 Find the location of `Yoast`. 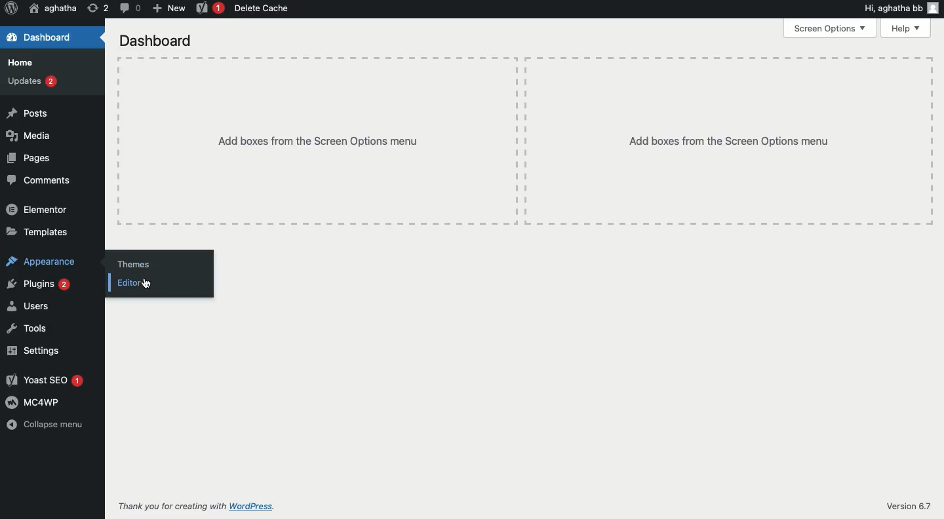

Yoast is located at coordinates (210, 9).